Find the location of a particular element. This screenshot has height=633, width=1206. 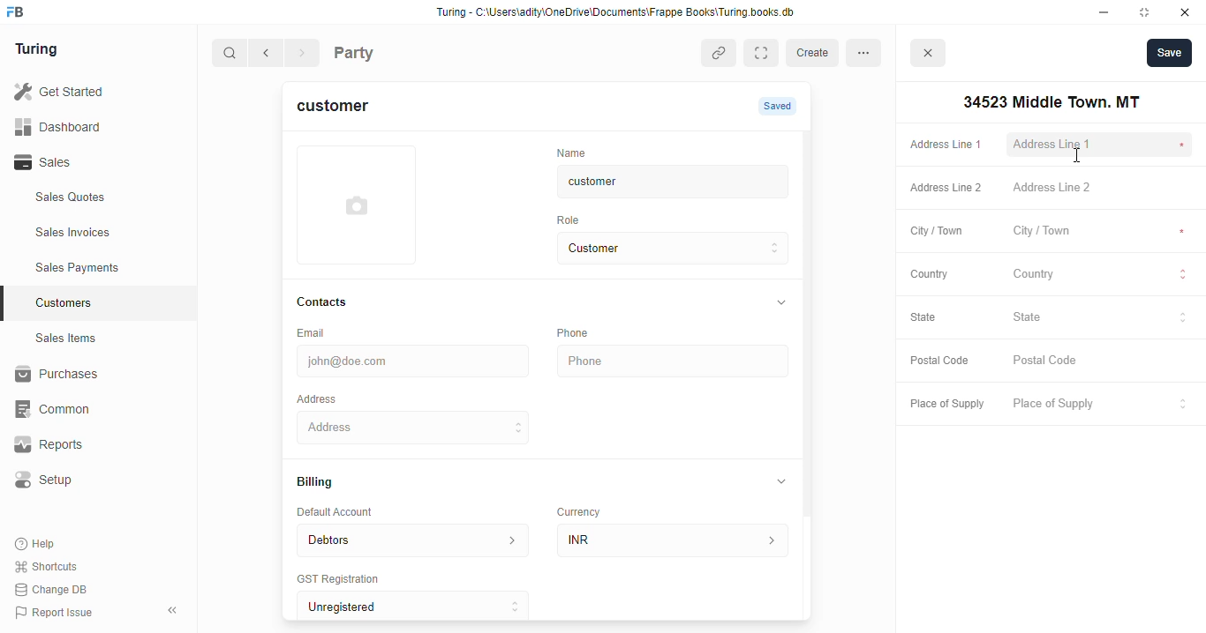

Expand is located at coordinates (765, 53).